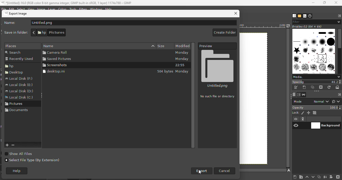 This screenshot has height=180, width=342. I want to click on Save in folder, so click(15, 32).